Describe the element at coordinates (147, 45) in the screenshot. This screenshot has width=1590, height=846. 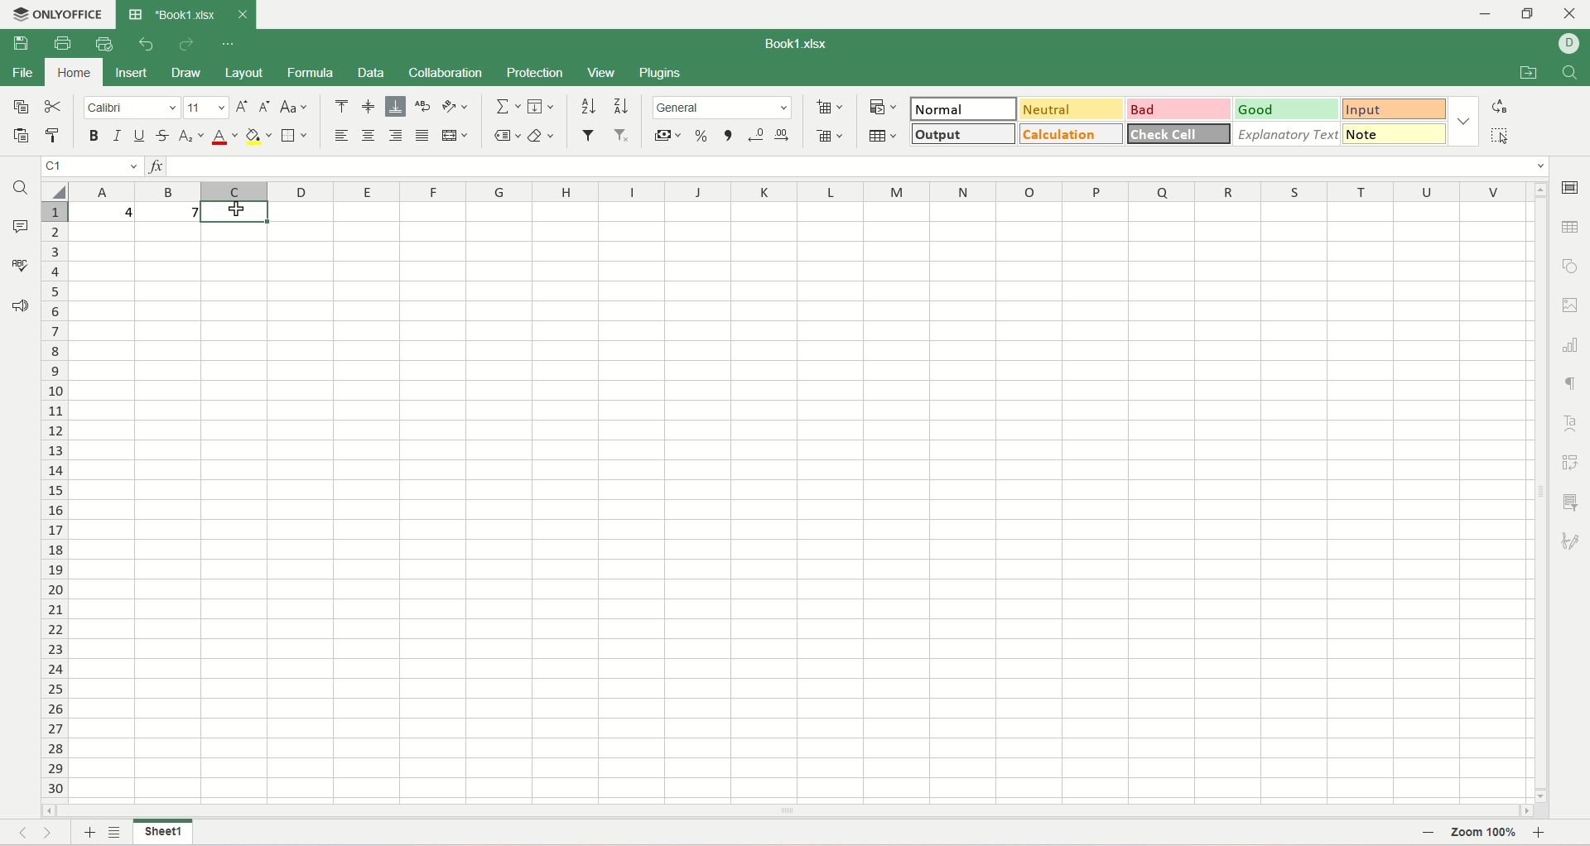
I see `undo` at that location.